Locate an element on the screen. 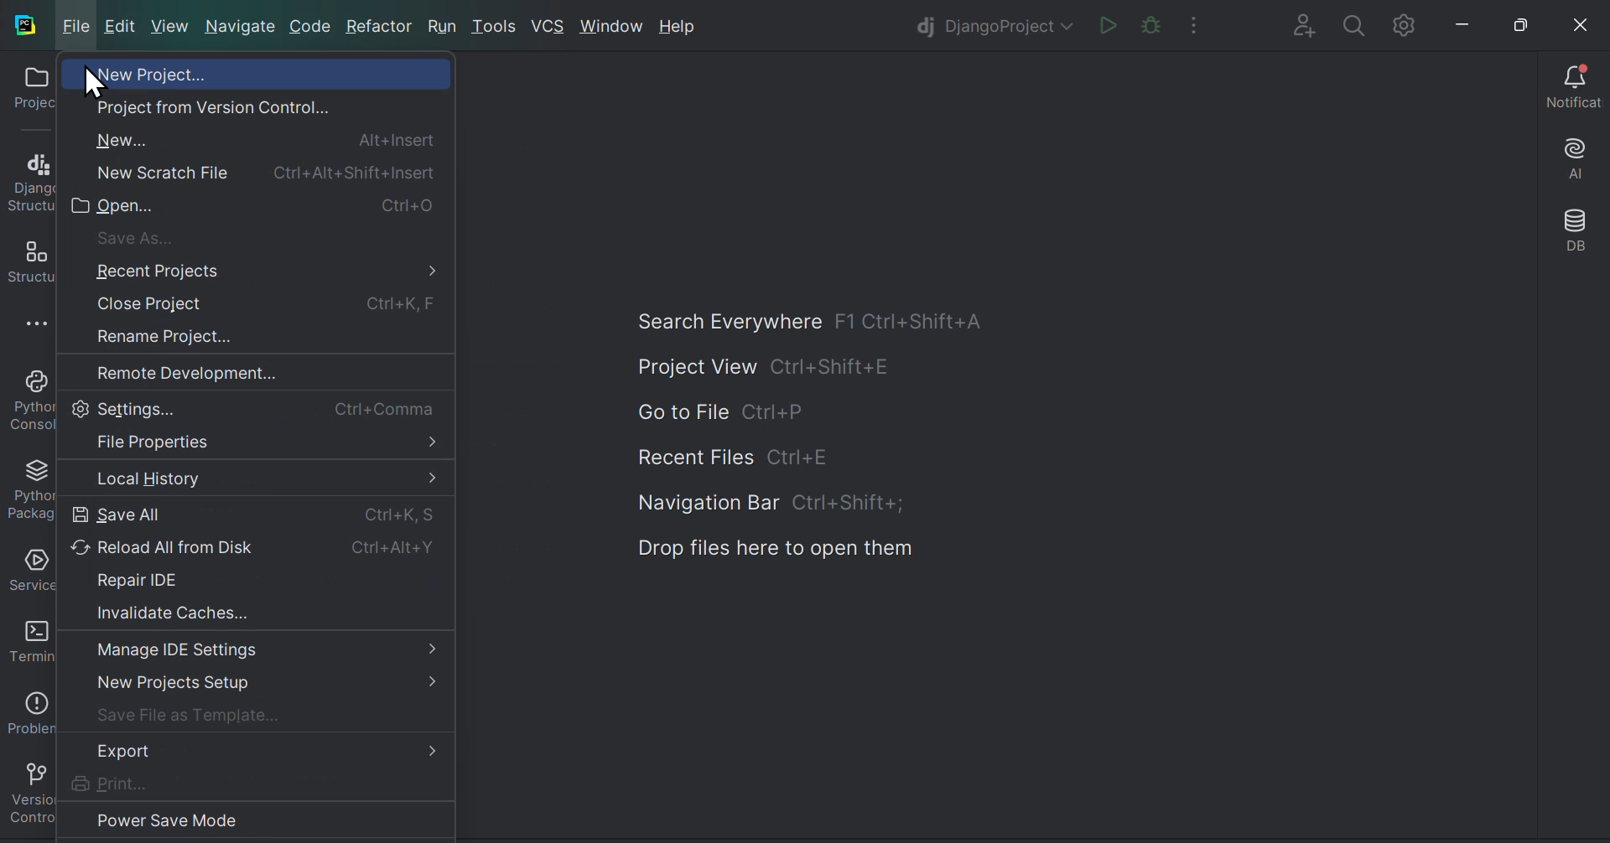  Run file is located at coordinates (1104, 23).